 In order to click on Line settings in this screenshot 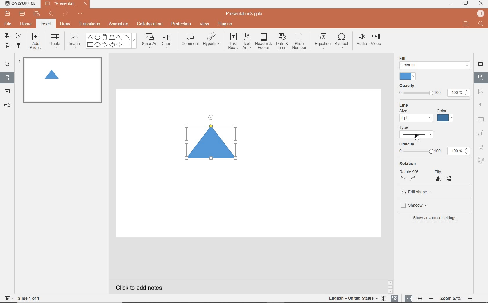, I will do `click(426, 113)`.